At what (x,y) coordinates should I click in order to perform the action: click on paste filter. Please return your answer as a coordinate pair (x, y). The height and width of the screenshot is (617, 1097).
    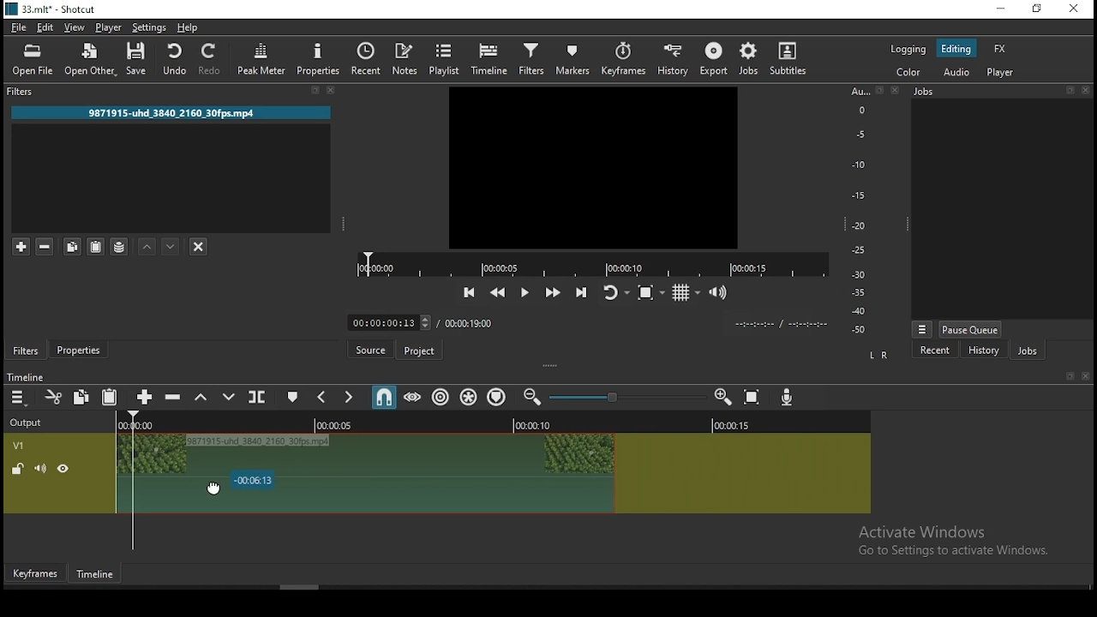
    Looking at the image, I should click on (94, 248).